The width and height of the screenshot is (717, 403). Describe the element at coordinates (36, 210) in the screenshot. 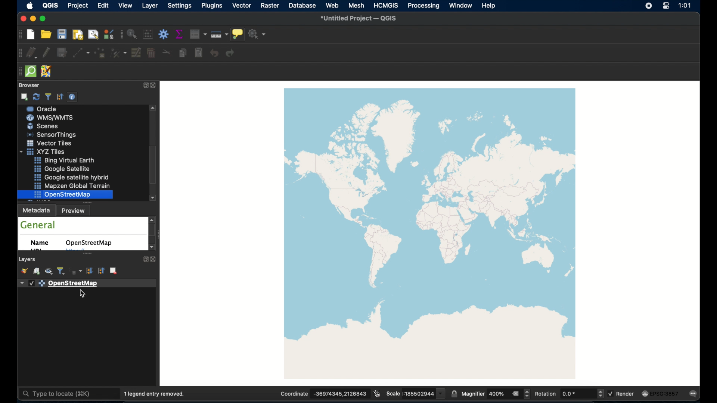

I see `metadata` at that location.